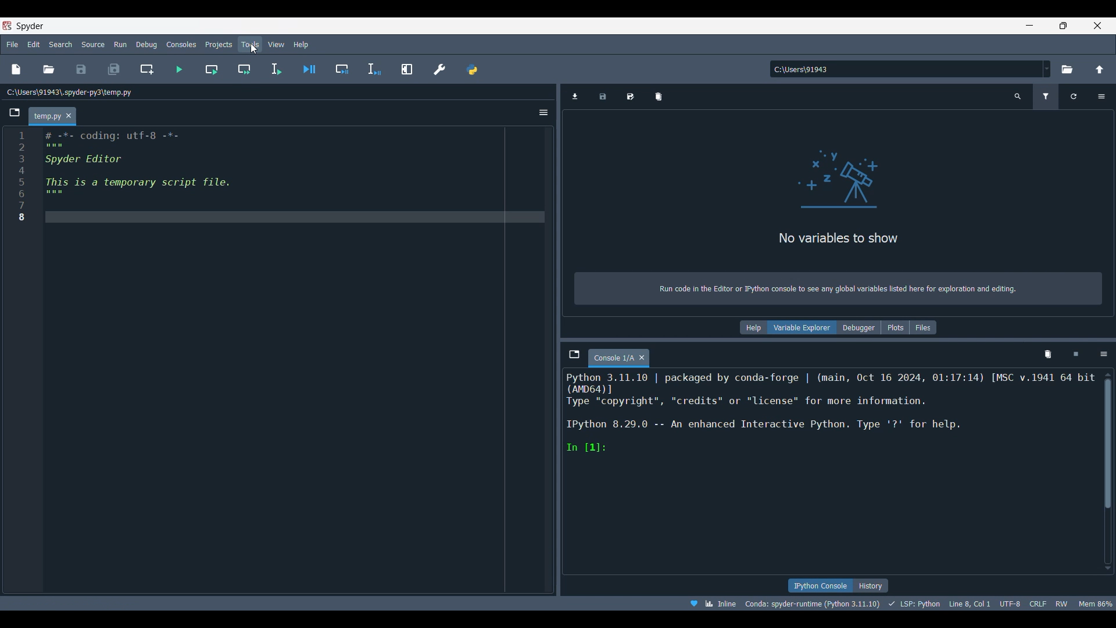  I want to click on Debug cell, so click(342, 69).